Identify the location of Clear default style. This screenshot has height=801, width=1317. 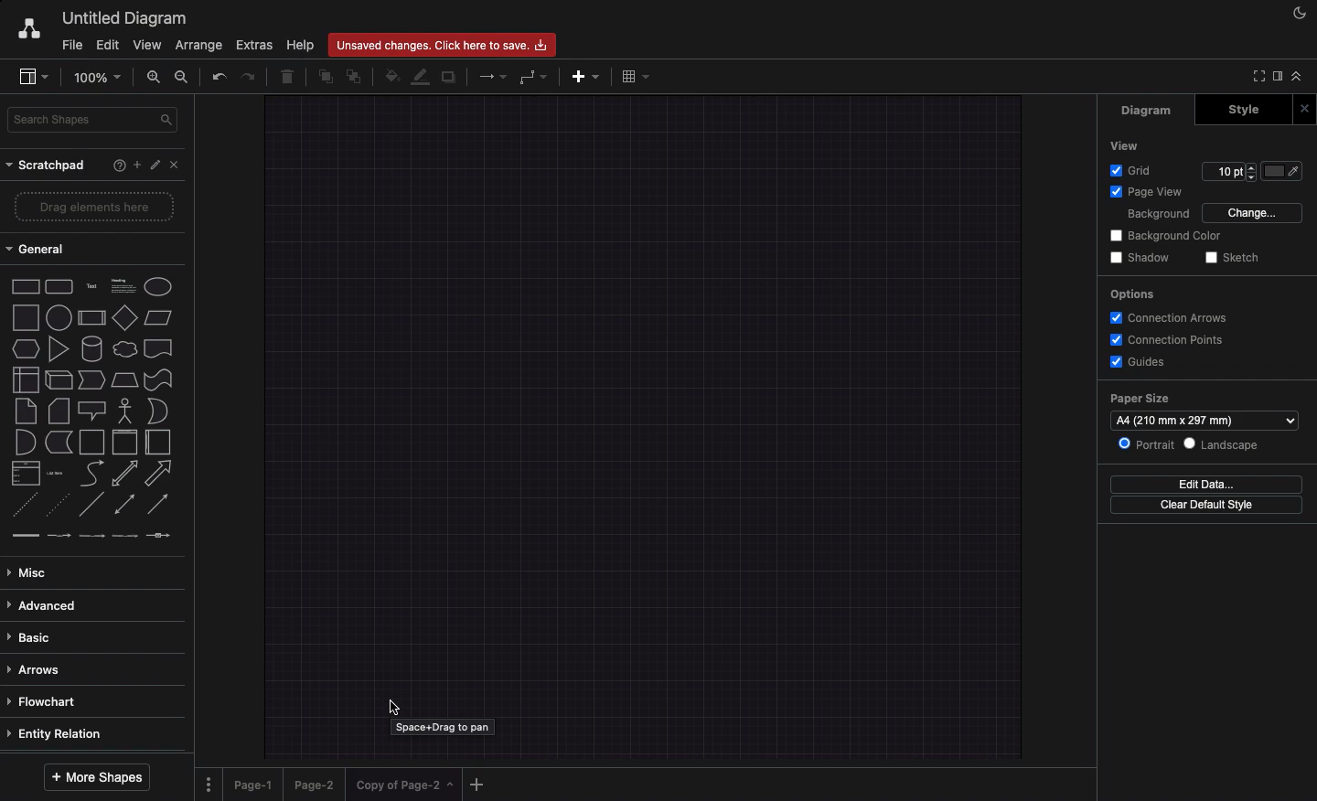
(1200, 506).